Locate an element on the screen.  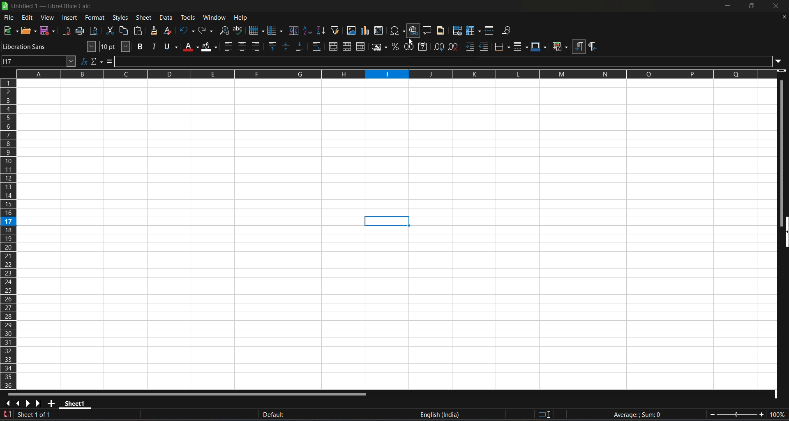
scroll to last sheet  is located at coordinates (38, 404).